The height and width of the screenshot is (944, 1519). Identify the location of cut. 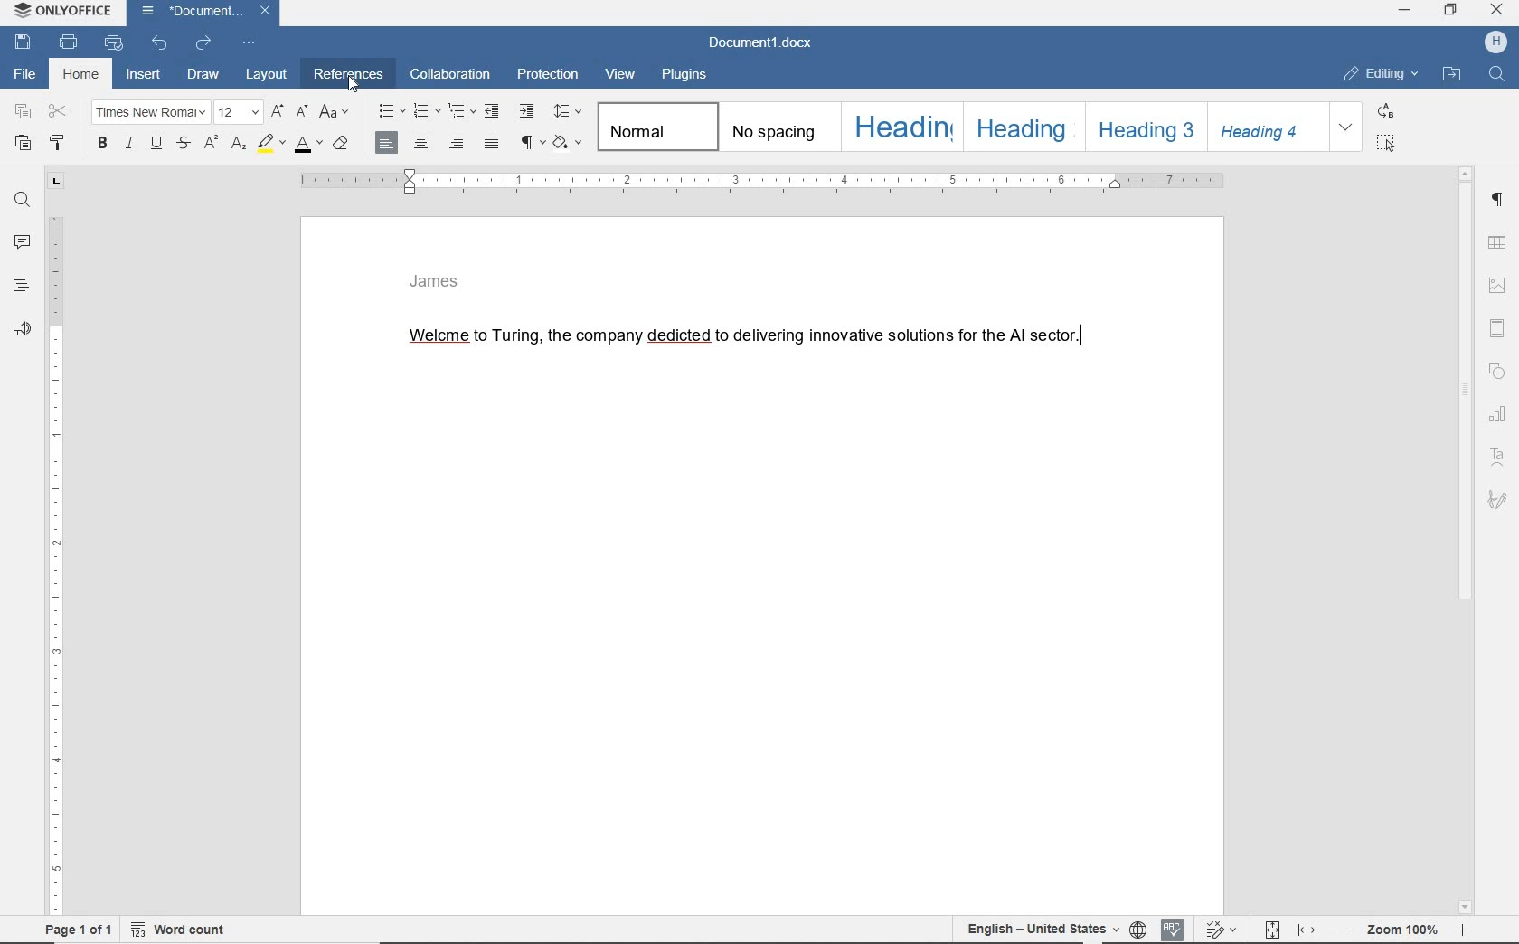
(58, 111).